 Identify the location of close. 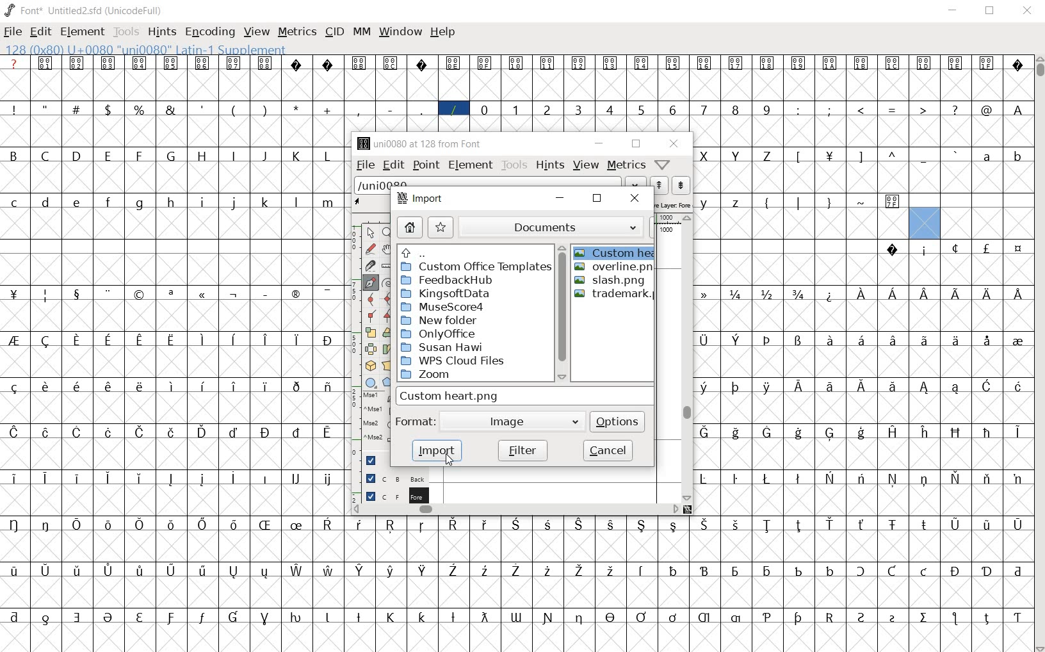
(597, 199).